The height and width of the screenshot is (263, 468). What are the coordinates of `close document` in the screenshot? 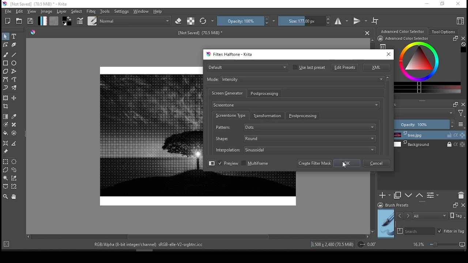 It's located at (367, 33).